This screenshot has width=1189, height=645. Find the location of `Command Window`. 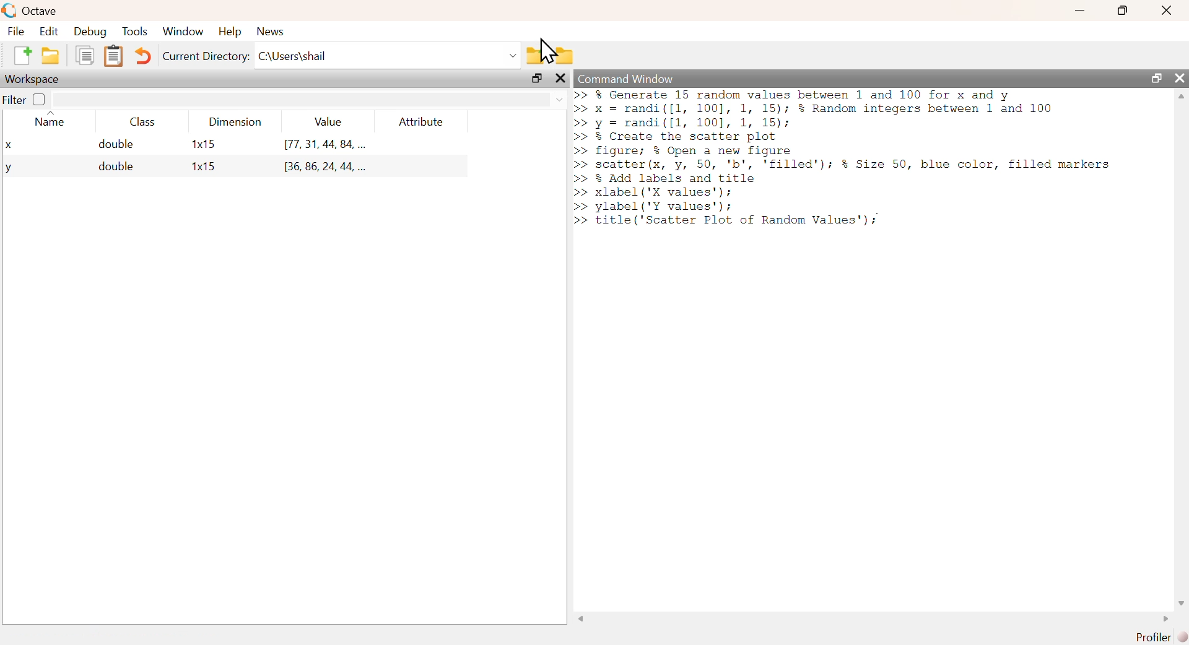

Command Window is located at coordinates (626, 79).